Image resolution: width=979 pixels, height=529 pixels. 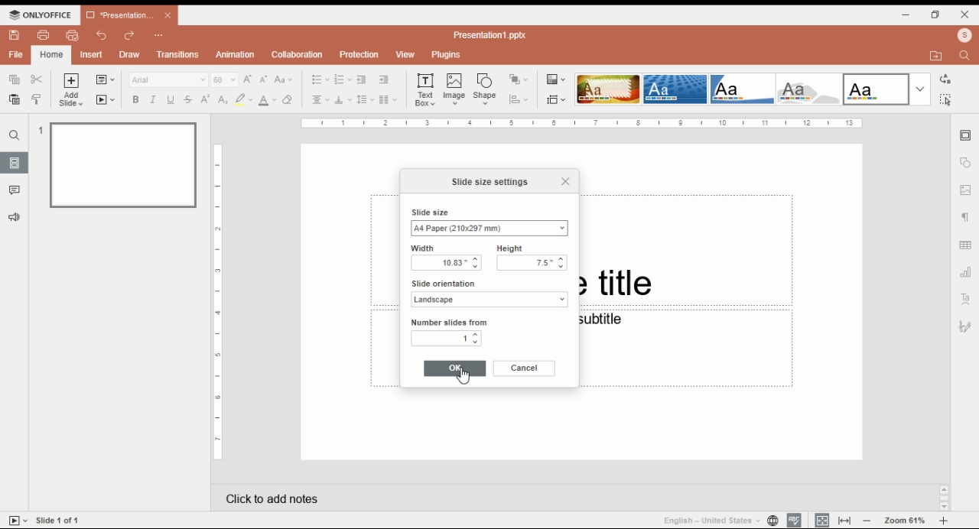 What do you see at coordinates (44, 35) in the screenshot?
I see `print file` at bounding box center [44, 35].